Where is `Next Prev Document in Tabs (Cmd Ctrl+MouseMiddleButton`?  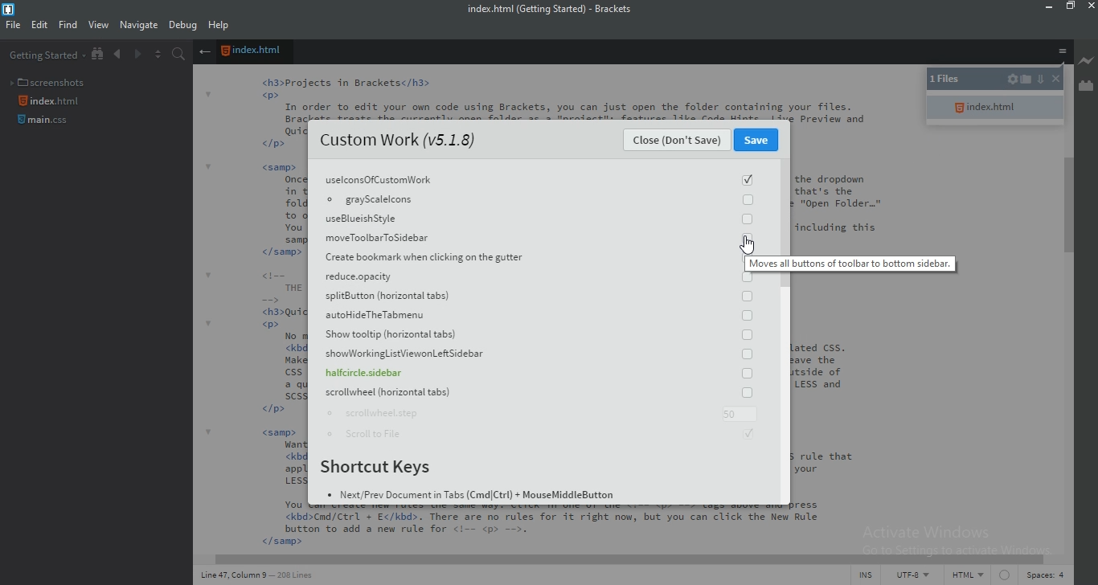 Next Prev Document in Tabs (Cmd Ctrl+MouseMiddleButton is located at coordinates (473, 497).